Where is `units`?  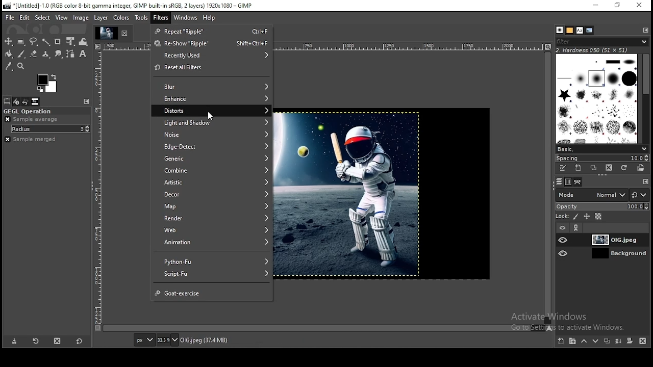 units is located at coordinates (144, 340).